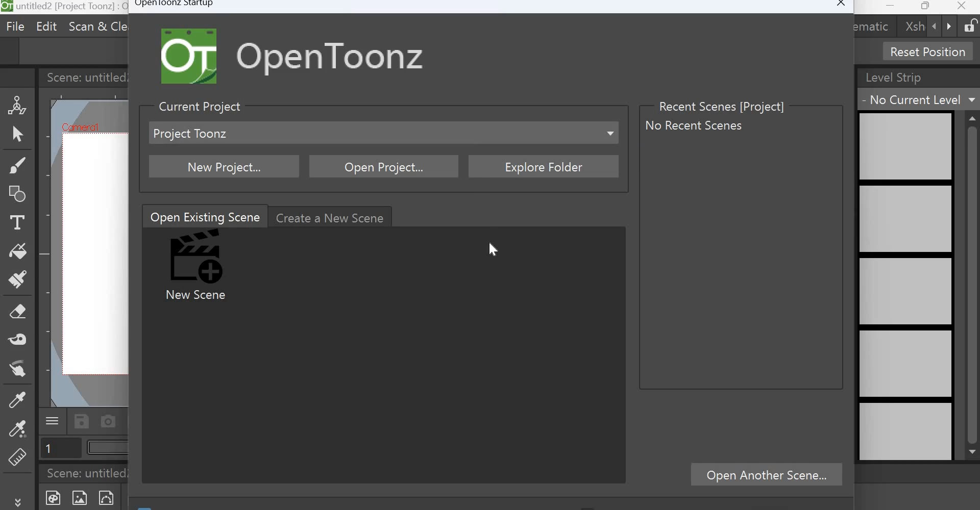 Image resolution: width=980 pixels, height=510 pixels. I want to click on Capture, so click(110, 421).